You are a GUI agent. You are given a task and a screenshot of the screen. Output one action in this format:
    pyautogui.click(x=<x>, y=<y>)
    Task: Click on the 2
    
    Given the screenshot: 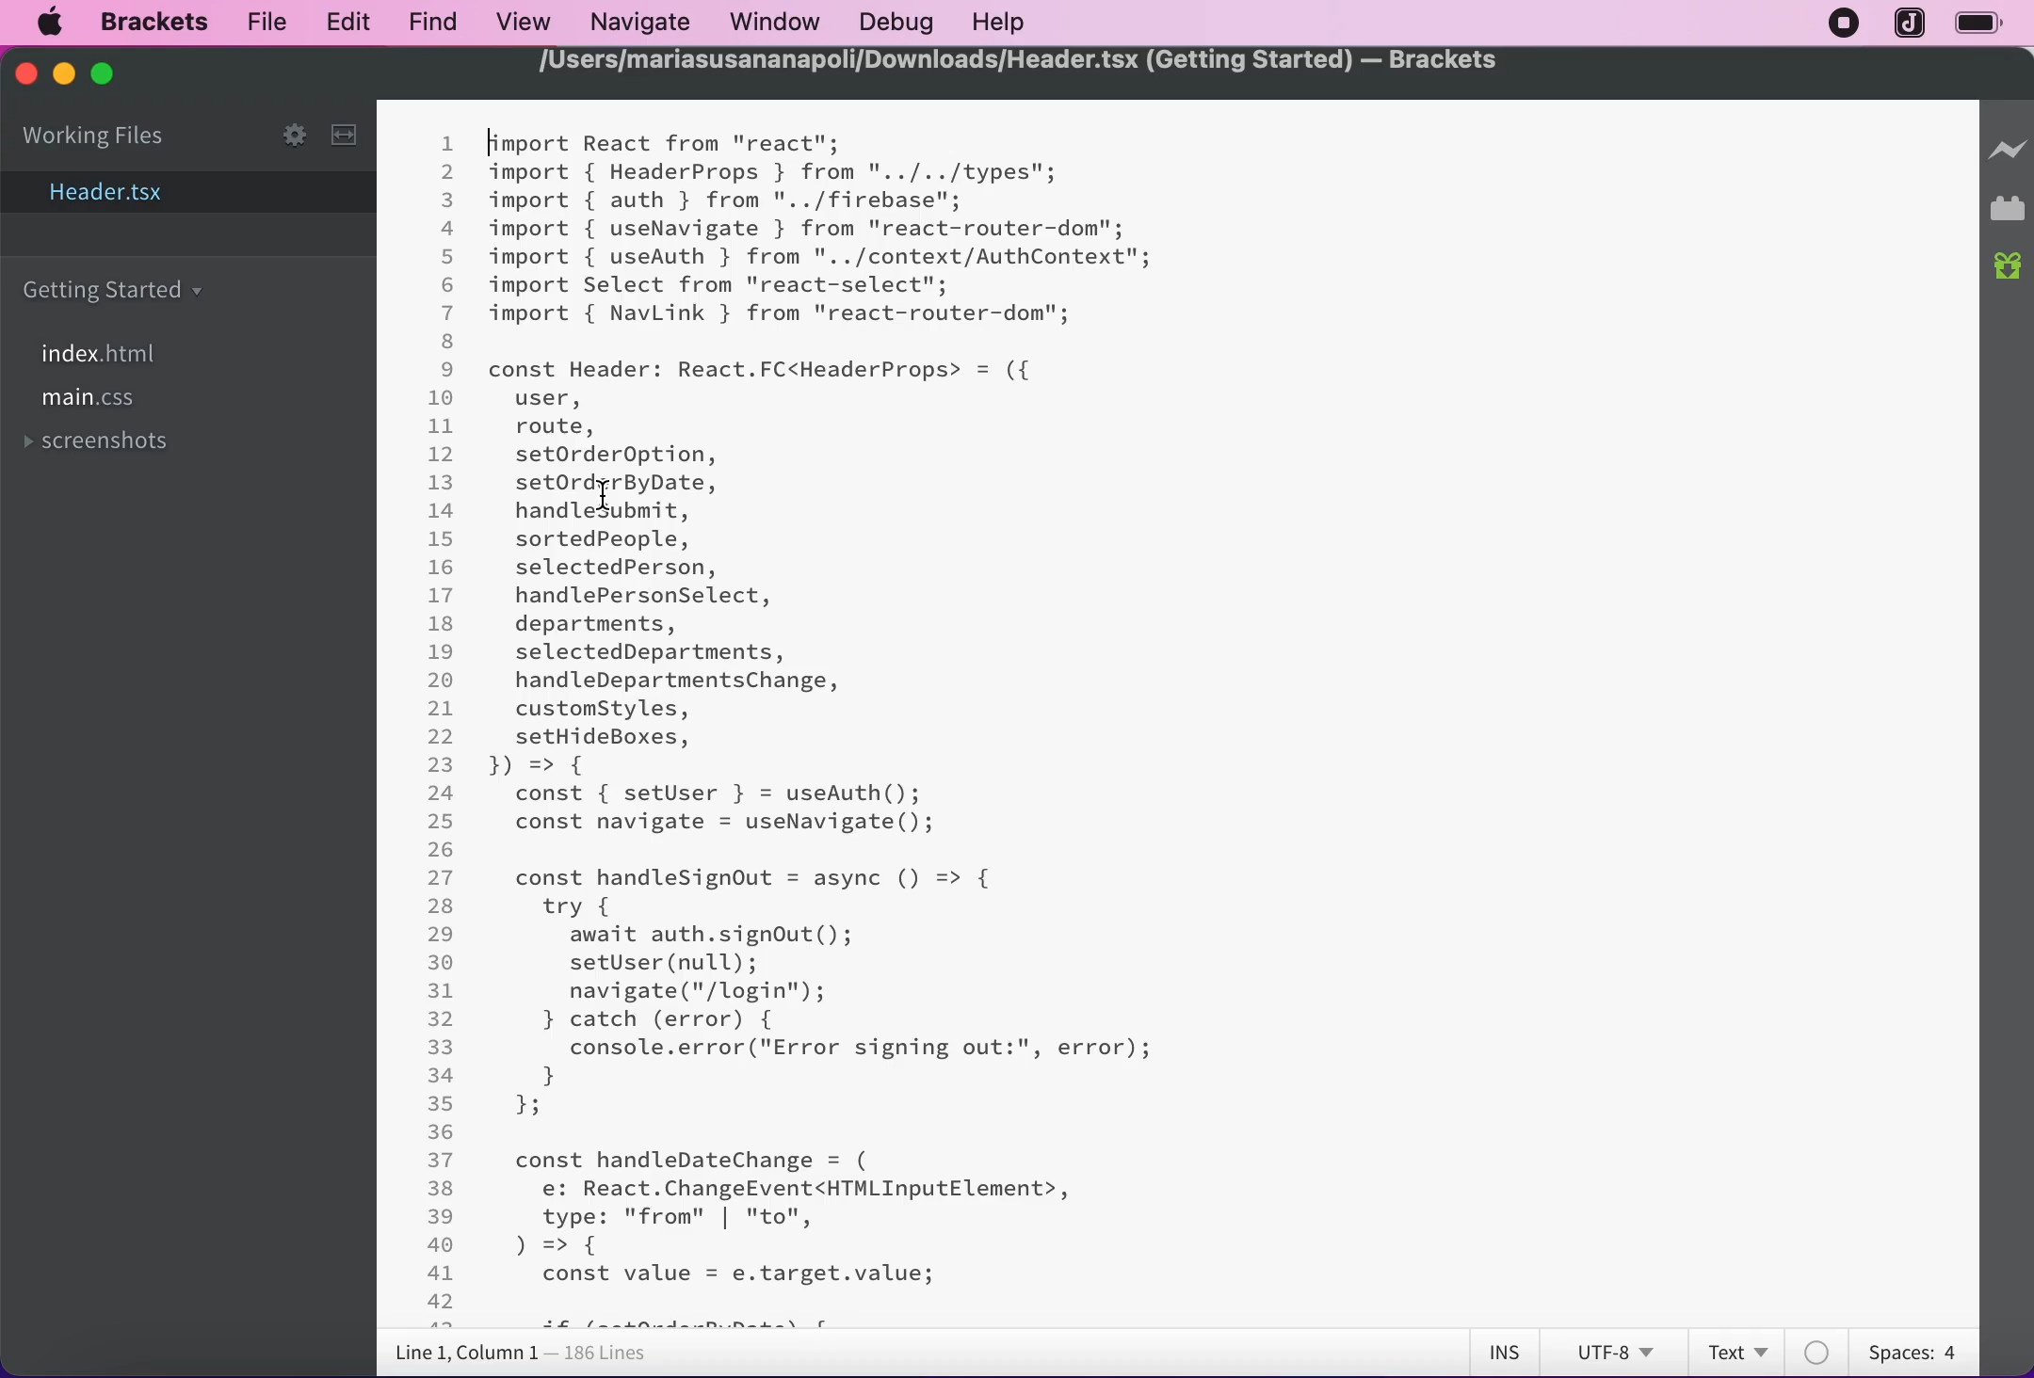 What is the action you would take?
    pyautogui.click(x=448, y=172)
    